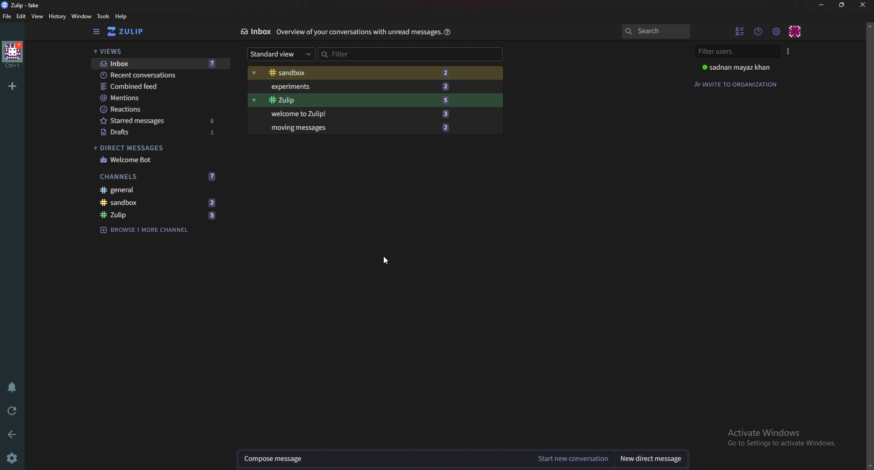  I want to click on Inbox, so click(256, 32).